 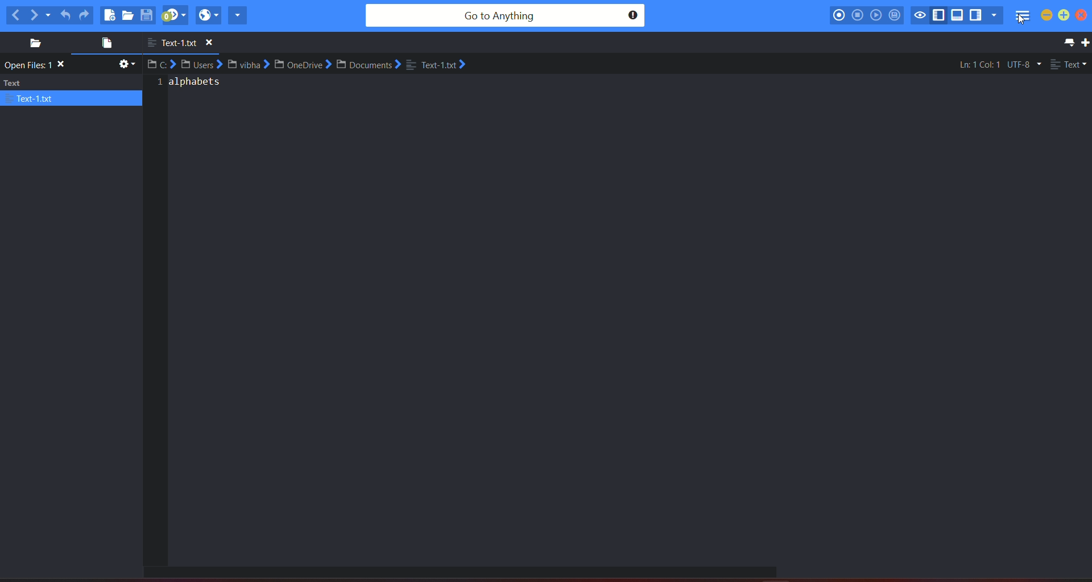 What do you see at coordinates (1085, 16) in the screenshot?
I see `close` at bounding box center [1085, 16].